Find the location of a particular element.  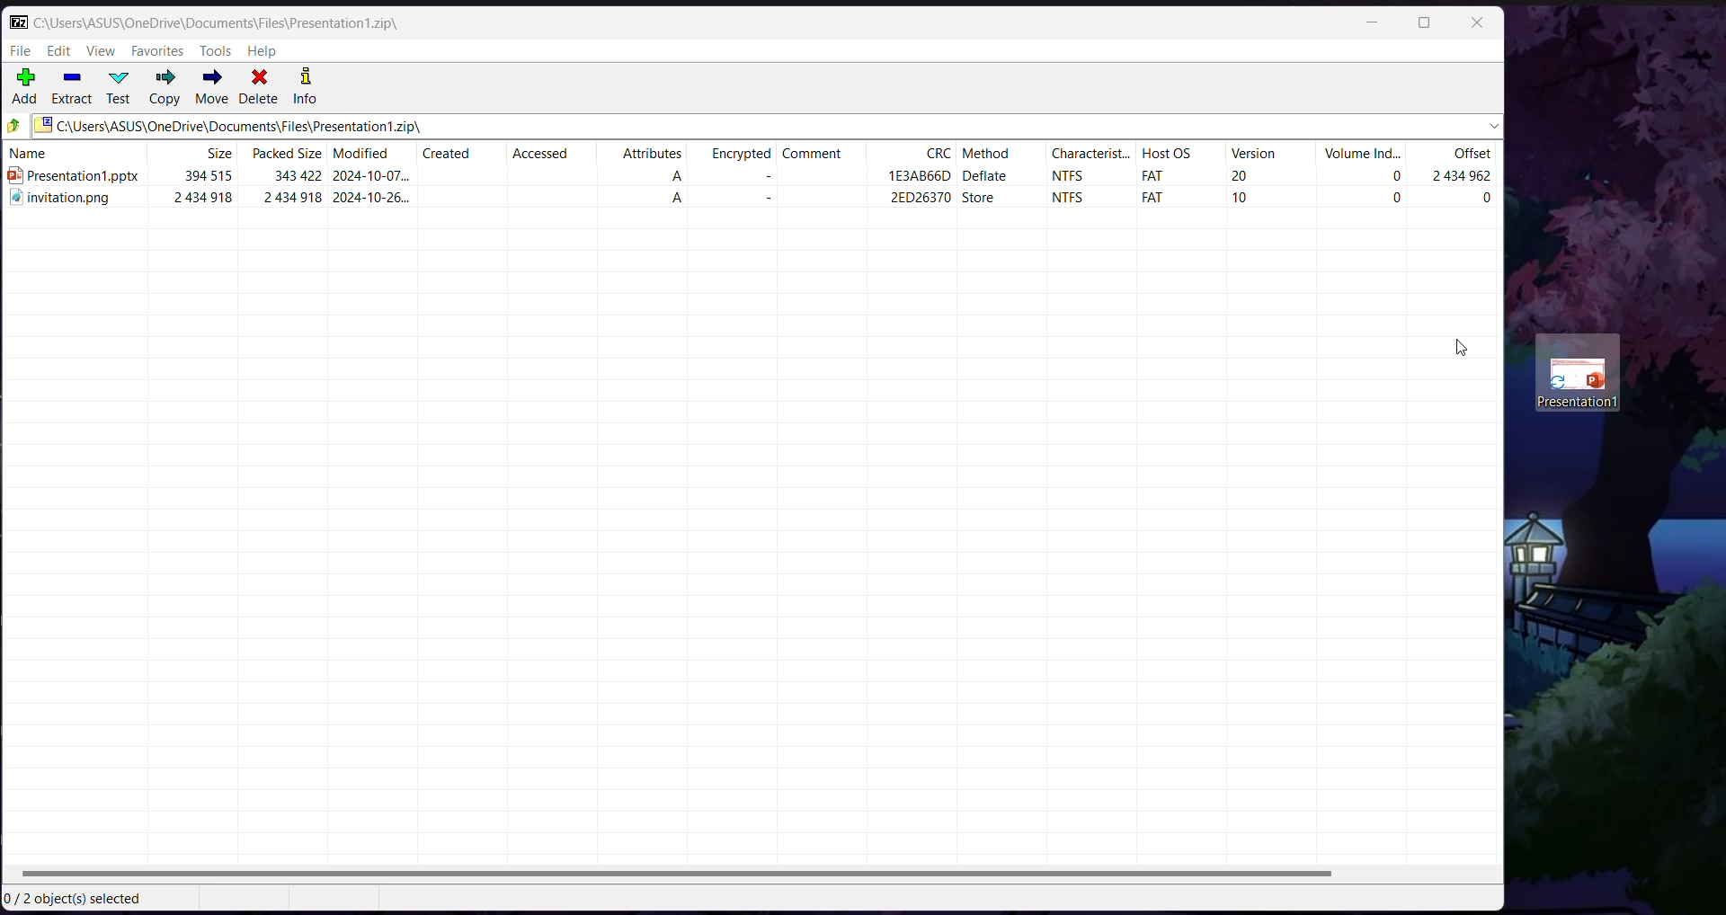

0 is located at coordinates (1376, 179).